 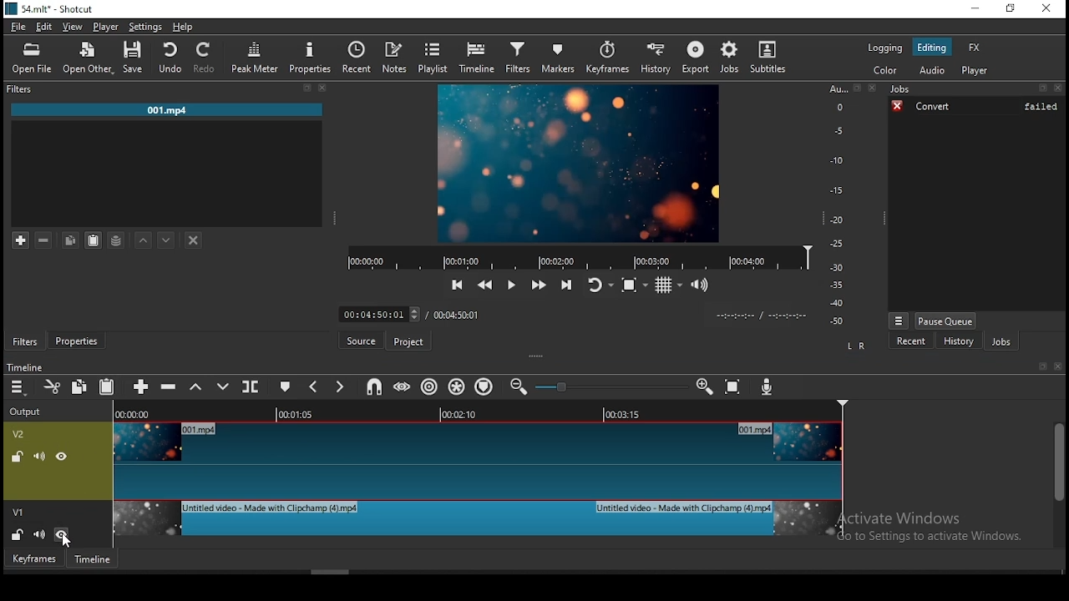 I want to click on split at playhead, so click(x=251, y=386).